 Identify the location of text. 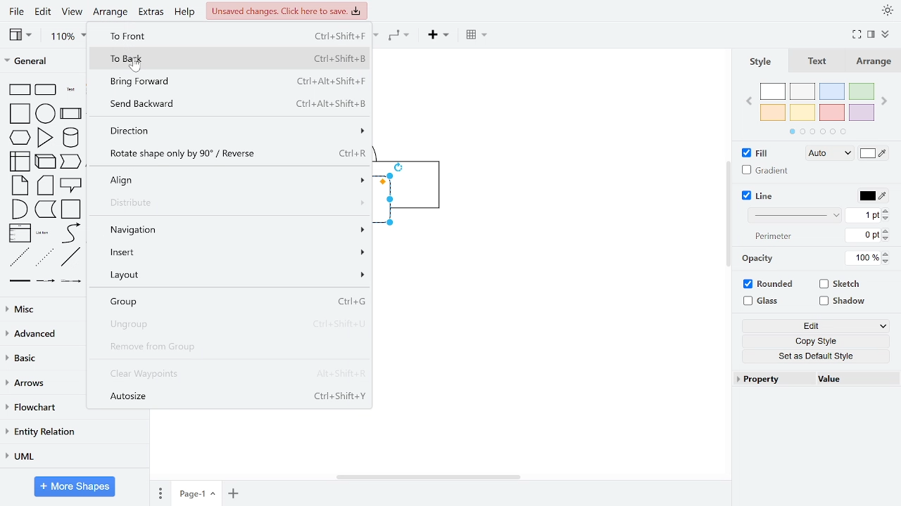
(70, 89).